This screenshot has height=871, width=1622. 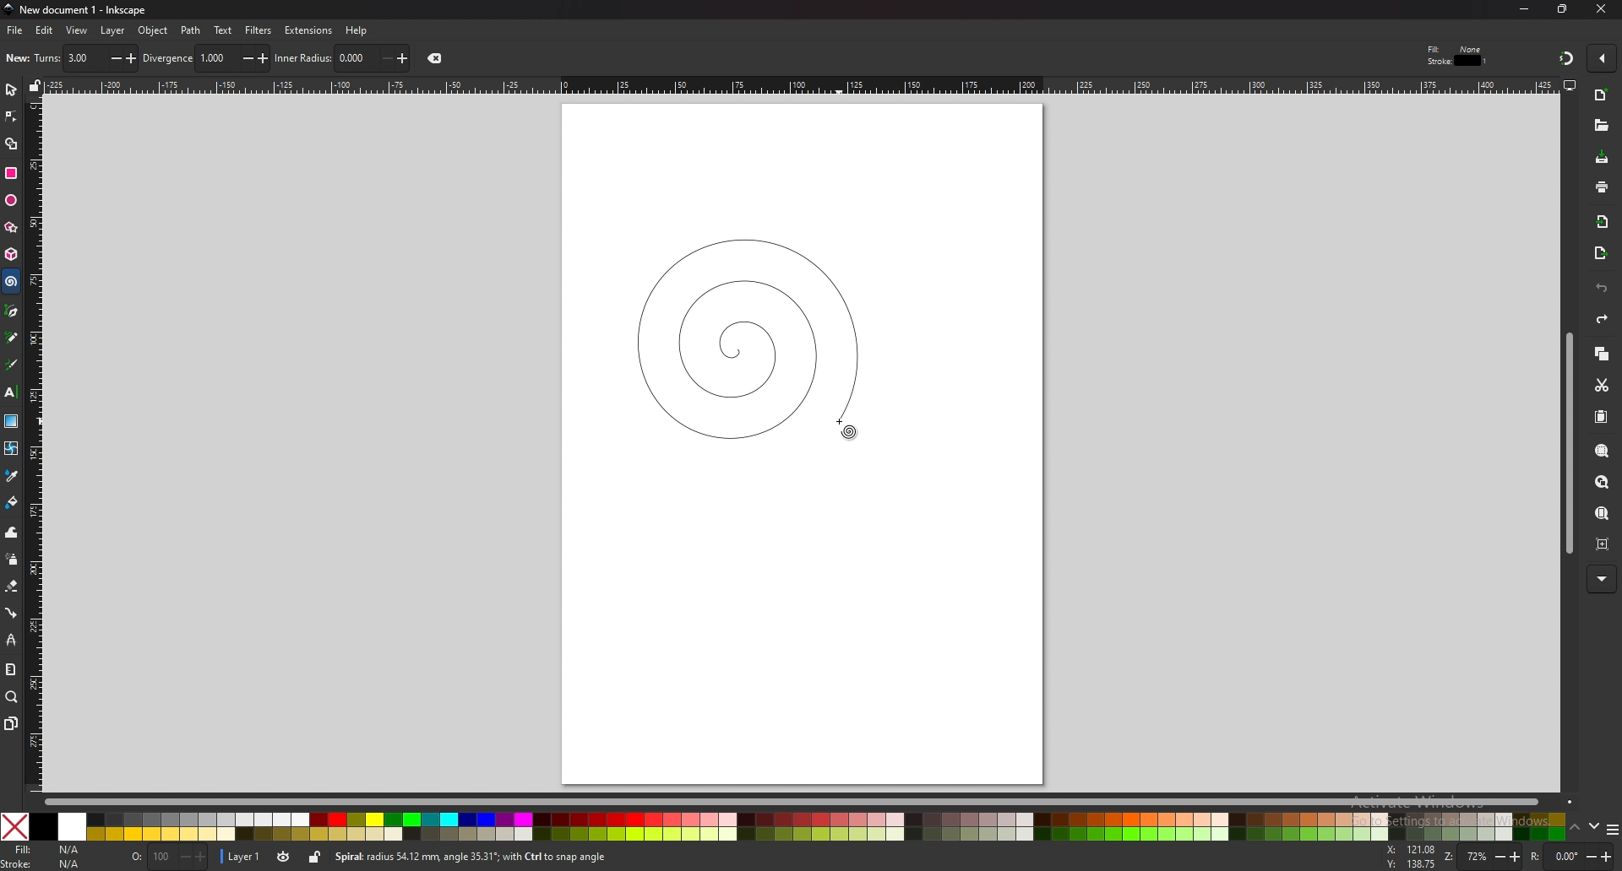 I want to click on tweak, so click(x=11, y=533).